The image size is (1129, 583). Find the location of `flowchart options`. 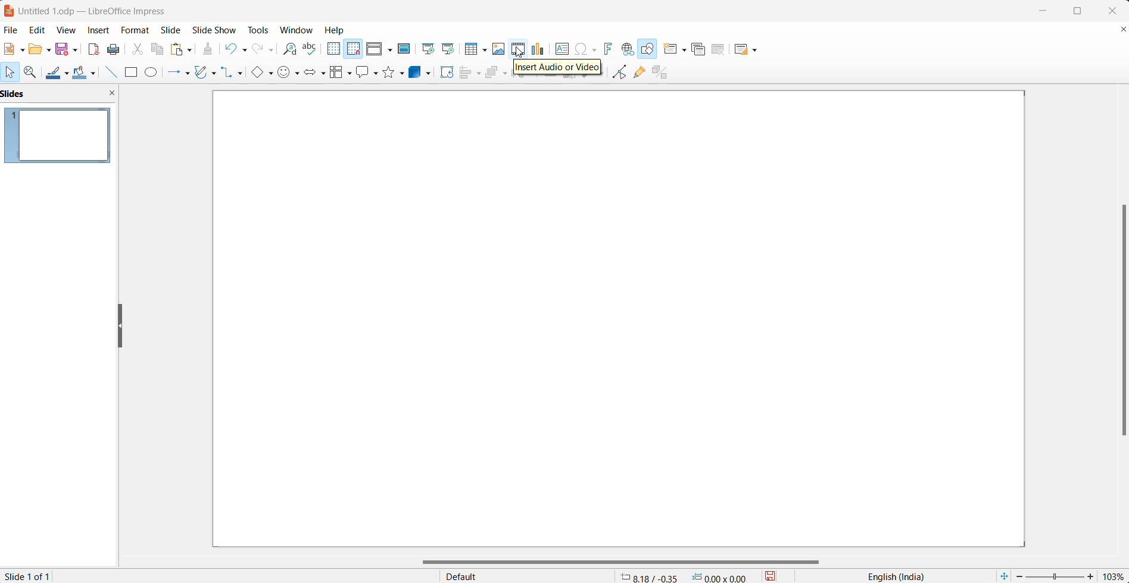

flowchart options is located at coordinates (349, 74).